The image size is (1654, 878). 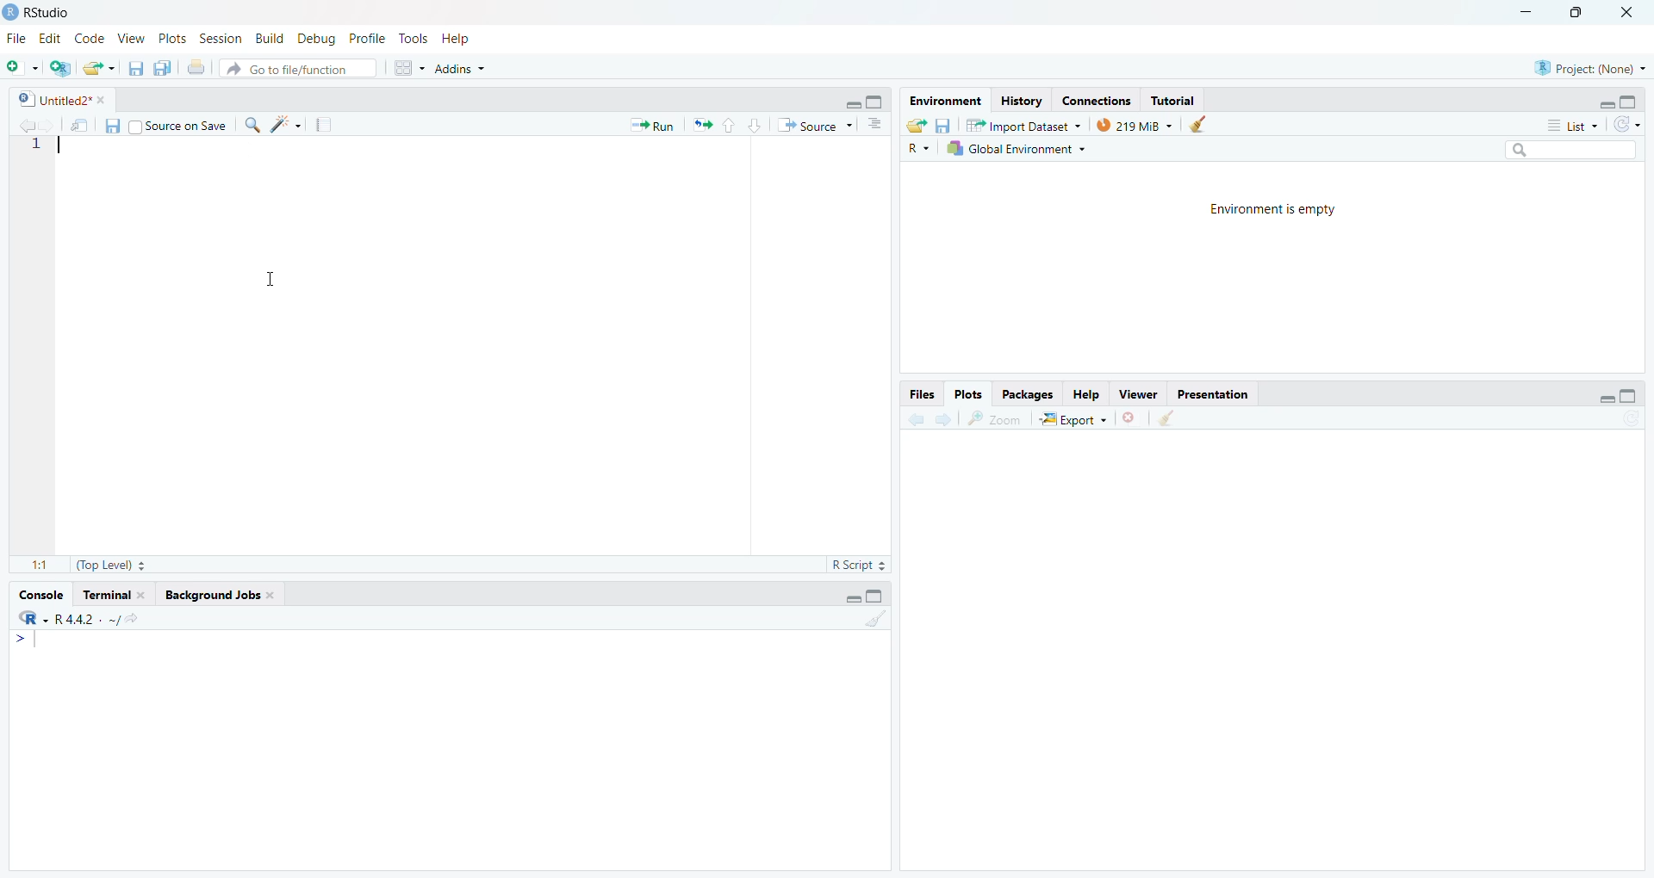 What do you see at coordinates (43, 595) in the screenshot?
I see `Console` at bounding box center [43, 595].